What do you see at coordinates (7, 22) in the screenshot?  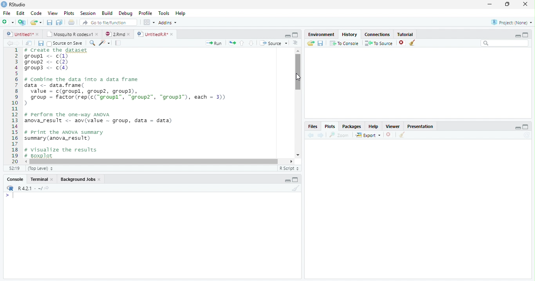 I see `New file` at bounding box center [7, 22].